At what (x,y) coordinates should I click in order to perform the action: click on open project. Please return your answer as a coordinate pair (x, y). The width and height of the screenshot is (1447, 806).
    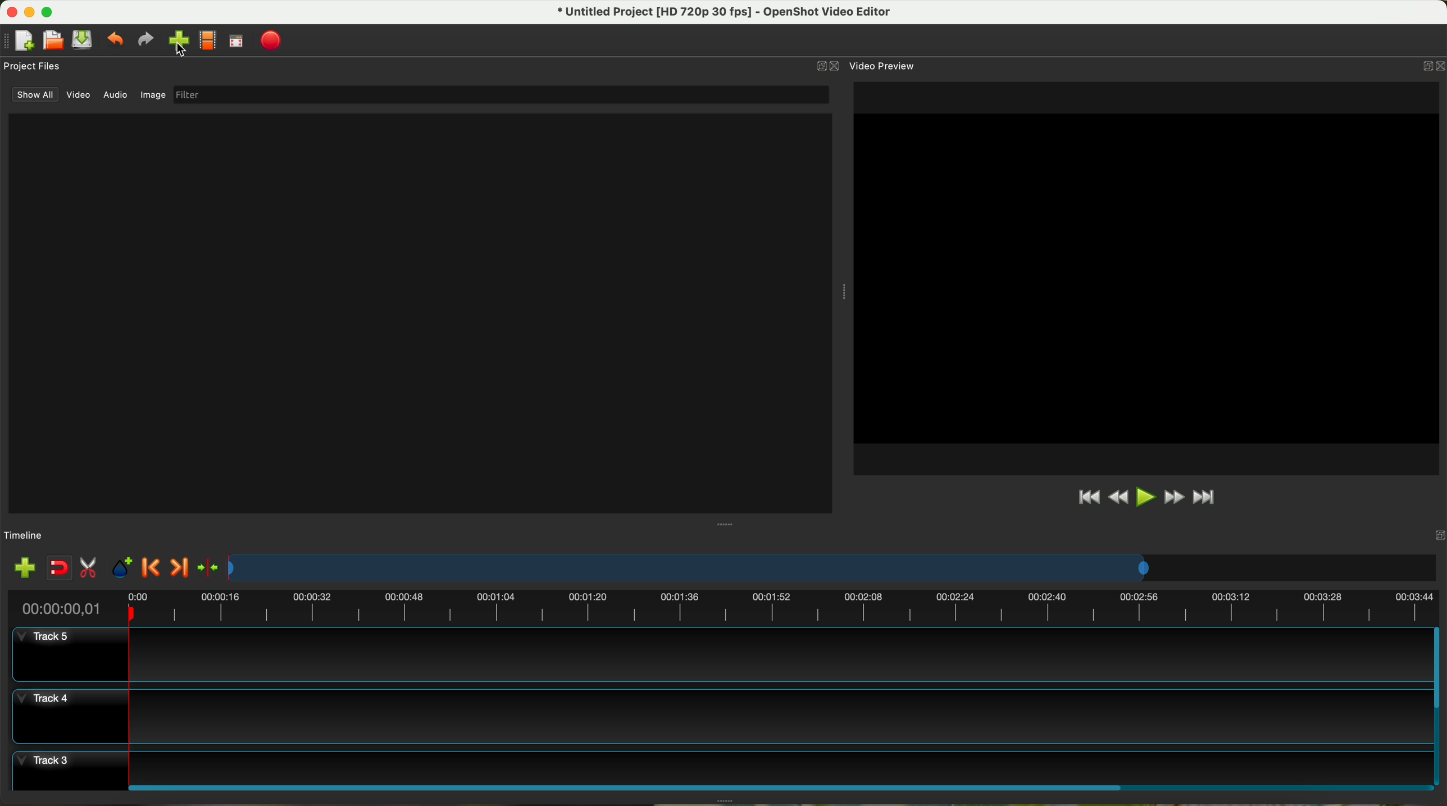
    Looking at the image, I should click on (54, 40).